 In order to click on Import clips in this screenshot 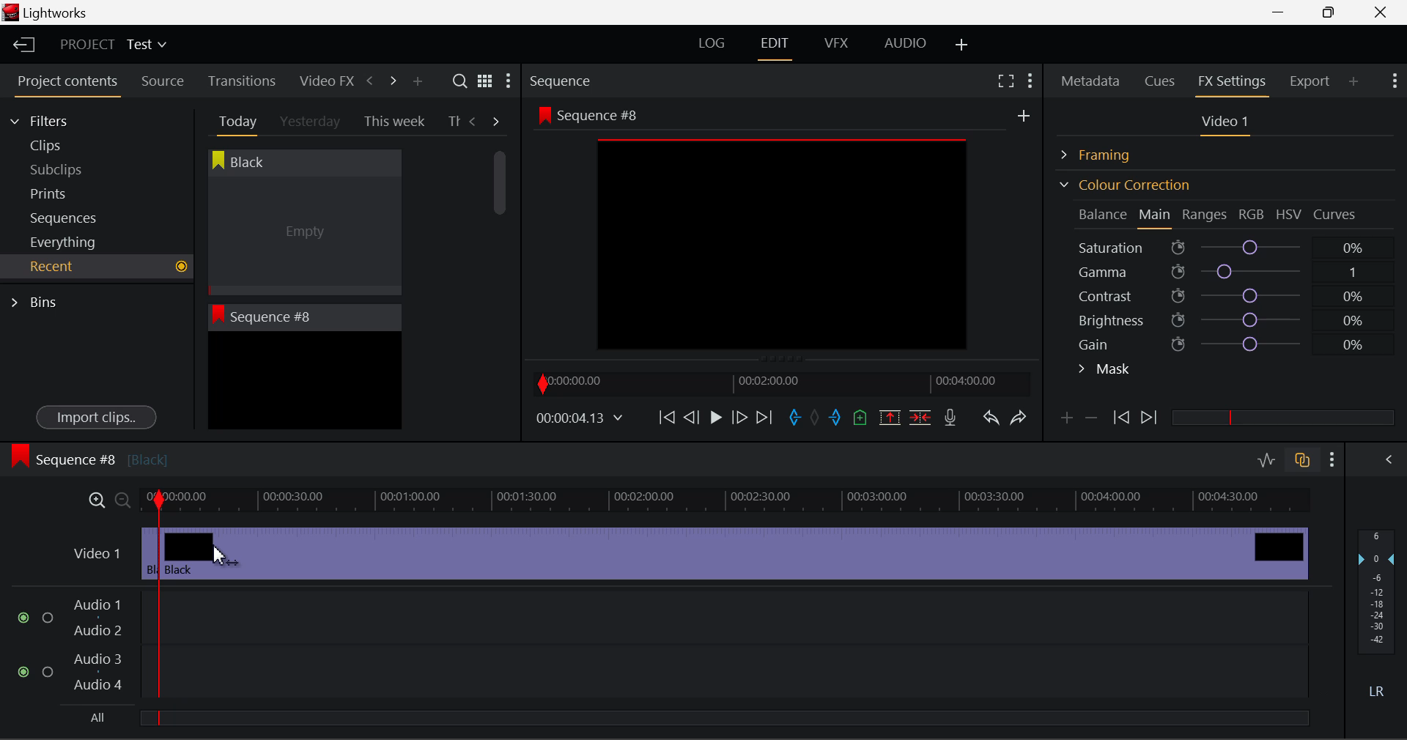, I will do `click(96, 418)`.